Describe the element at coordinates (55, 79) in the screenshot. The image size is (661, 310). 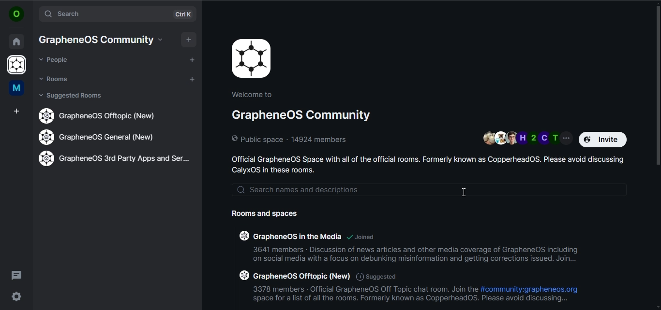
I see `rooms` at that location.